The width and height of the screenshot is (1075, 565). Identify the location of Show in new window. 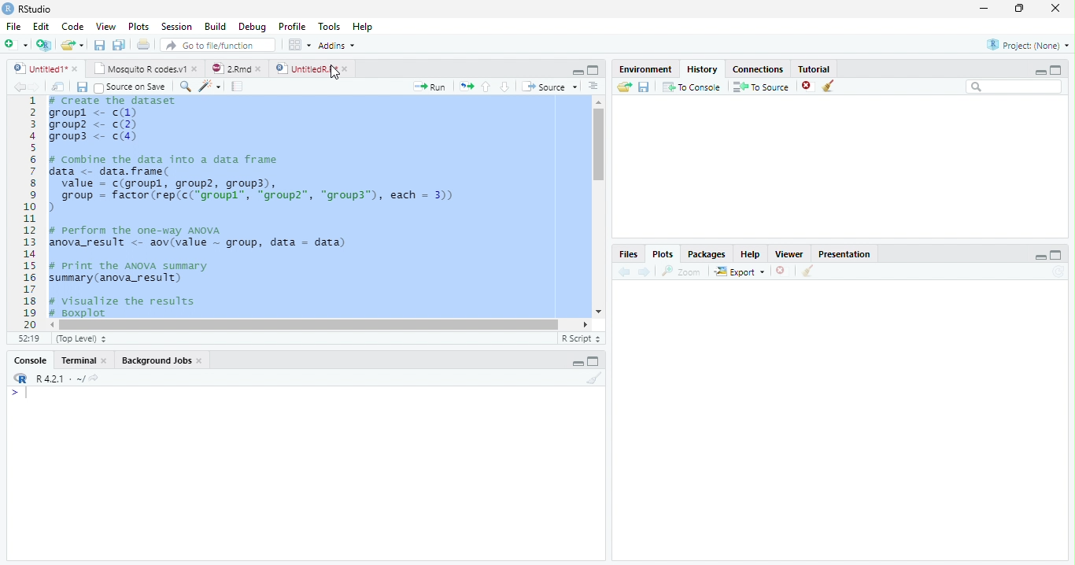
(61, 88).